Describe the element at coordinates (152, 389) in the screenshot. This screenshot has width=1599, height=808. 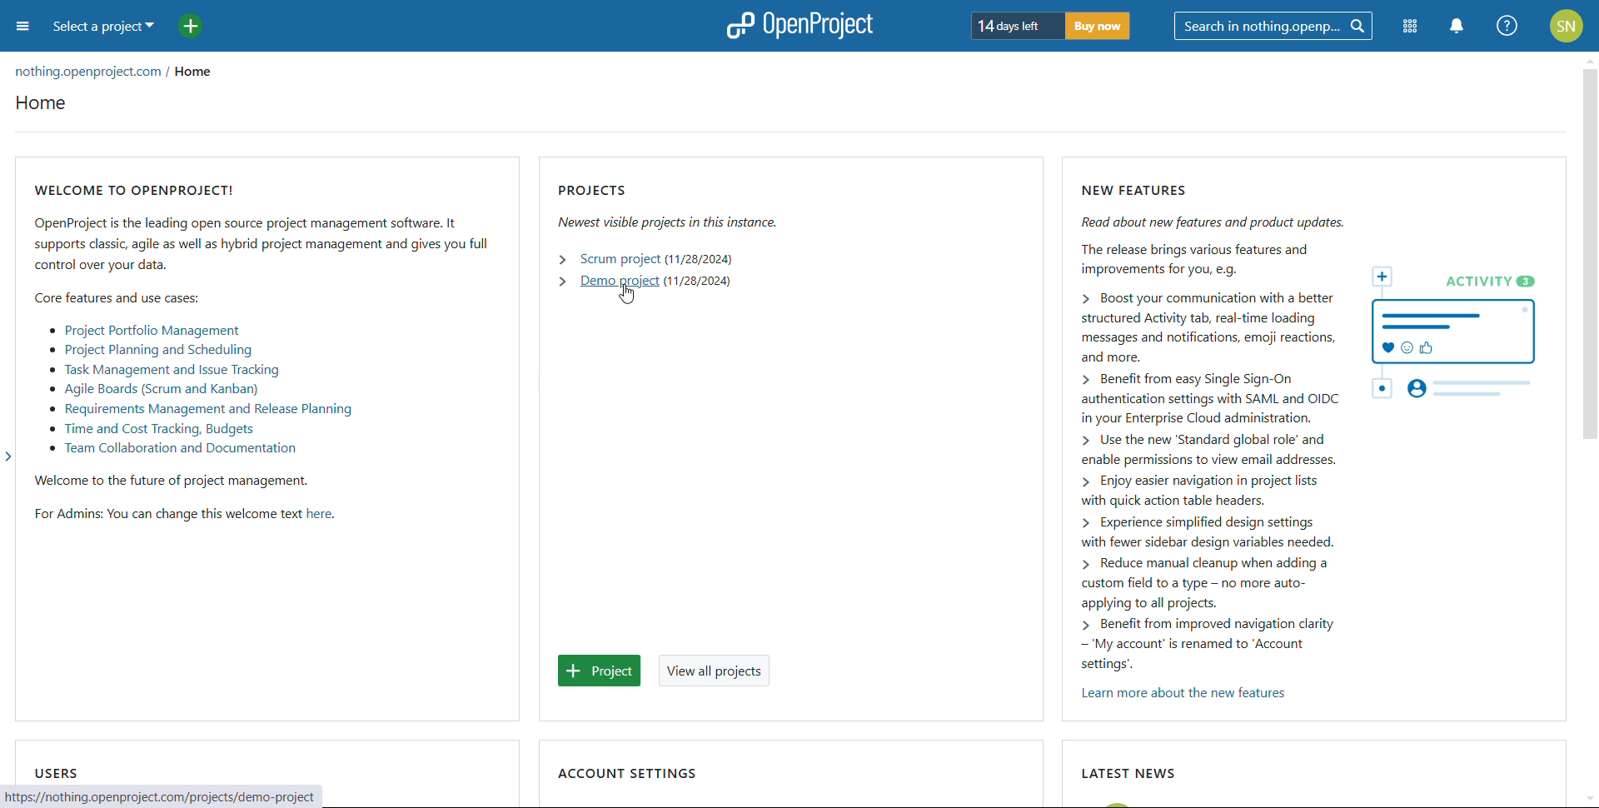
I see `agile boards (scrum and kanban)` at that location.